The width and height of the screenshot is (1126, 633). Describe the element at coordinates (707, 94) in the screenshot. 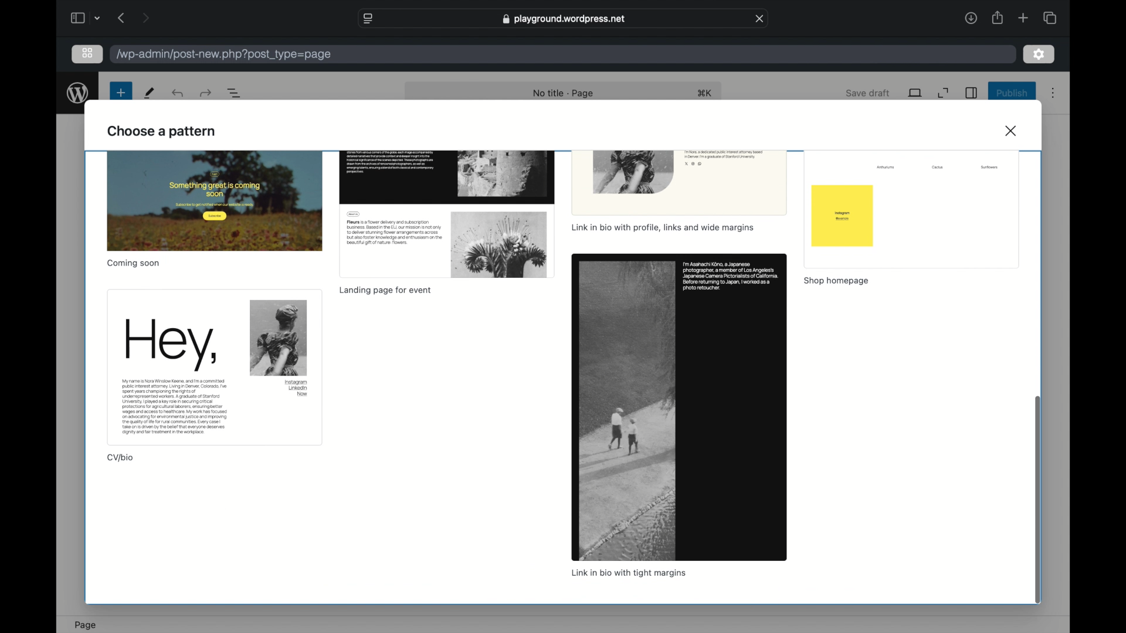

I see `shortcut` at that location.